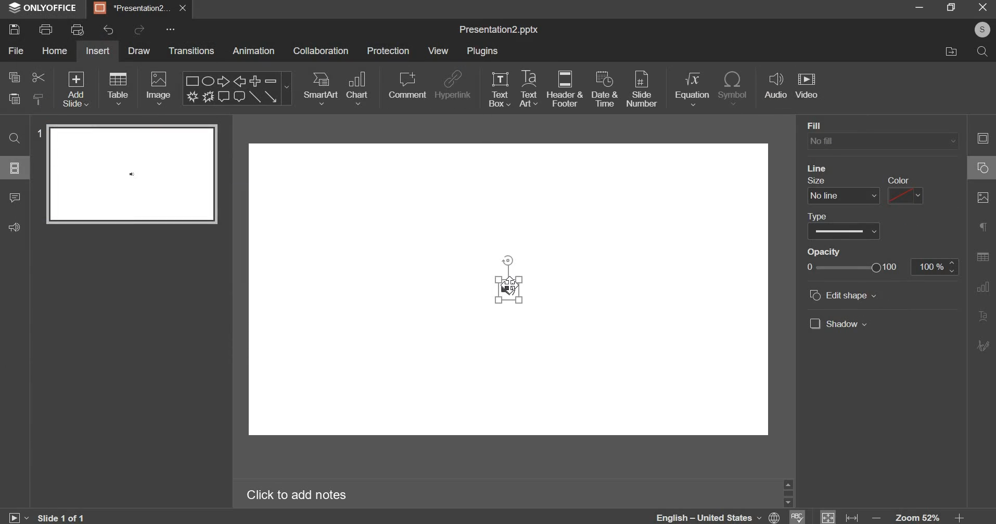  I want to click on chart settings, so click(982, 287).